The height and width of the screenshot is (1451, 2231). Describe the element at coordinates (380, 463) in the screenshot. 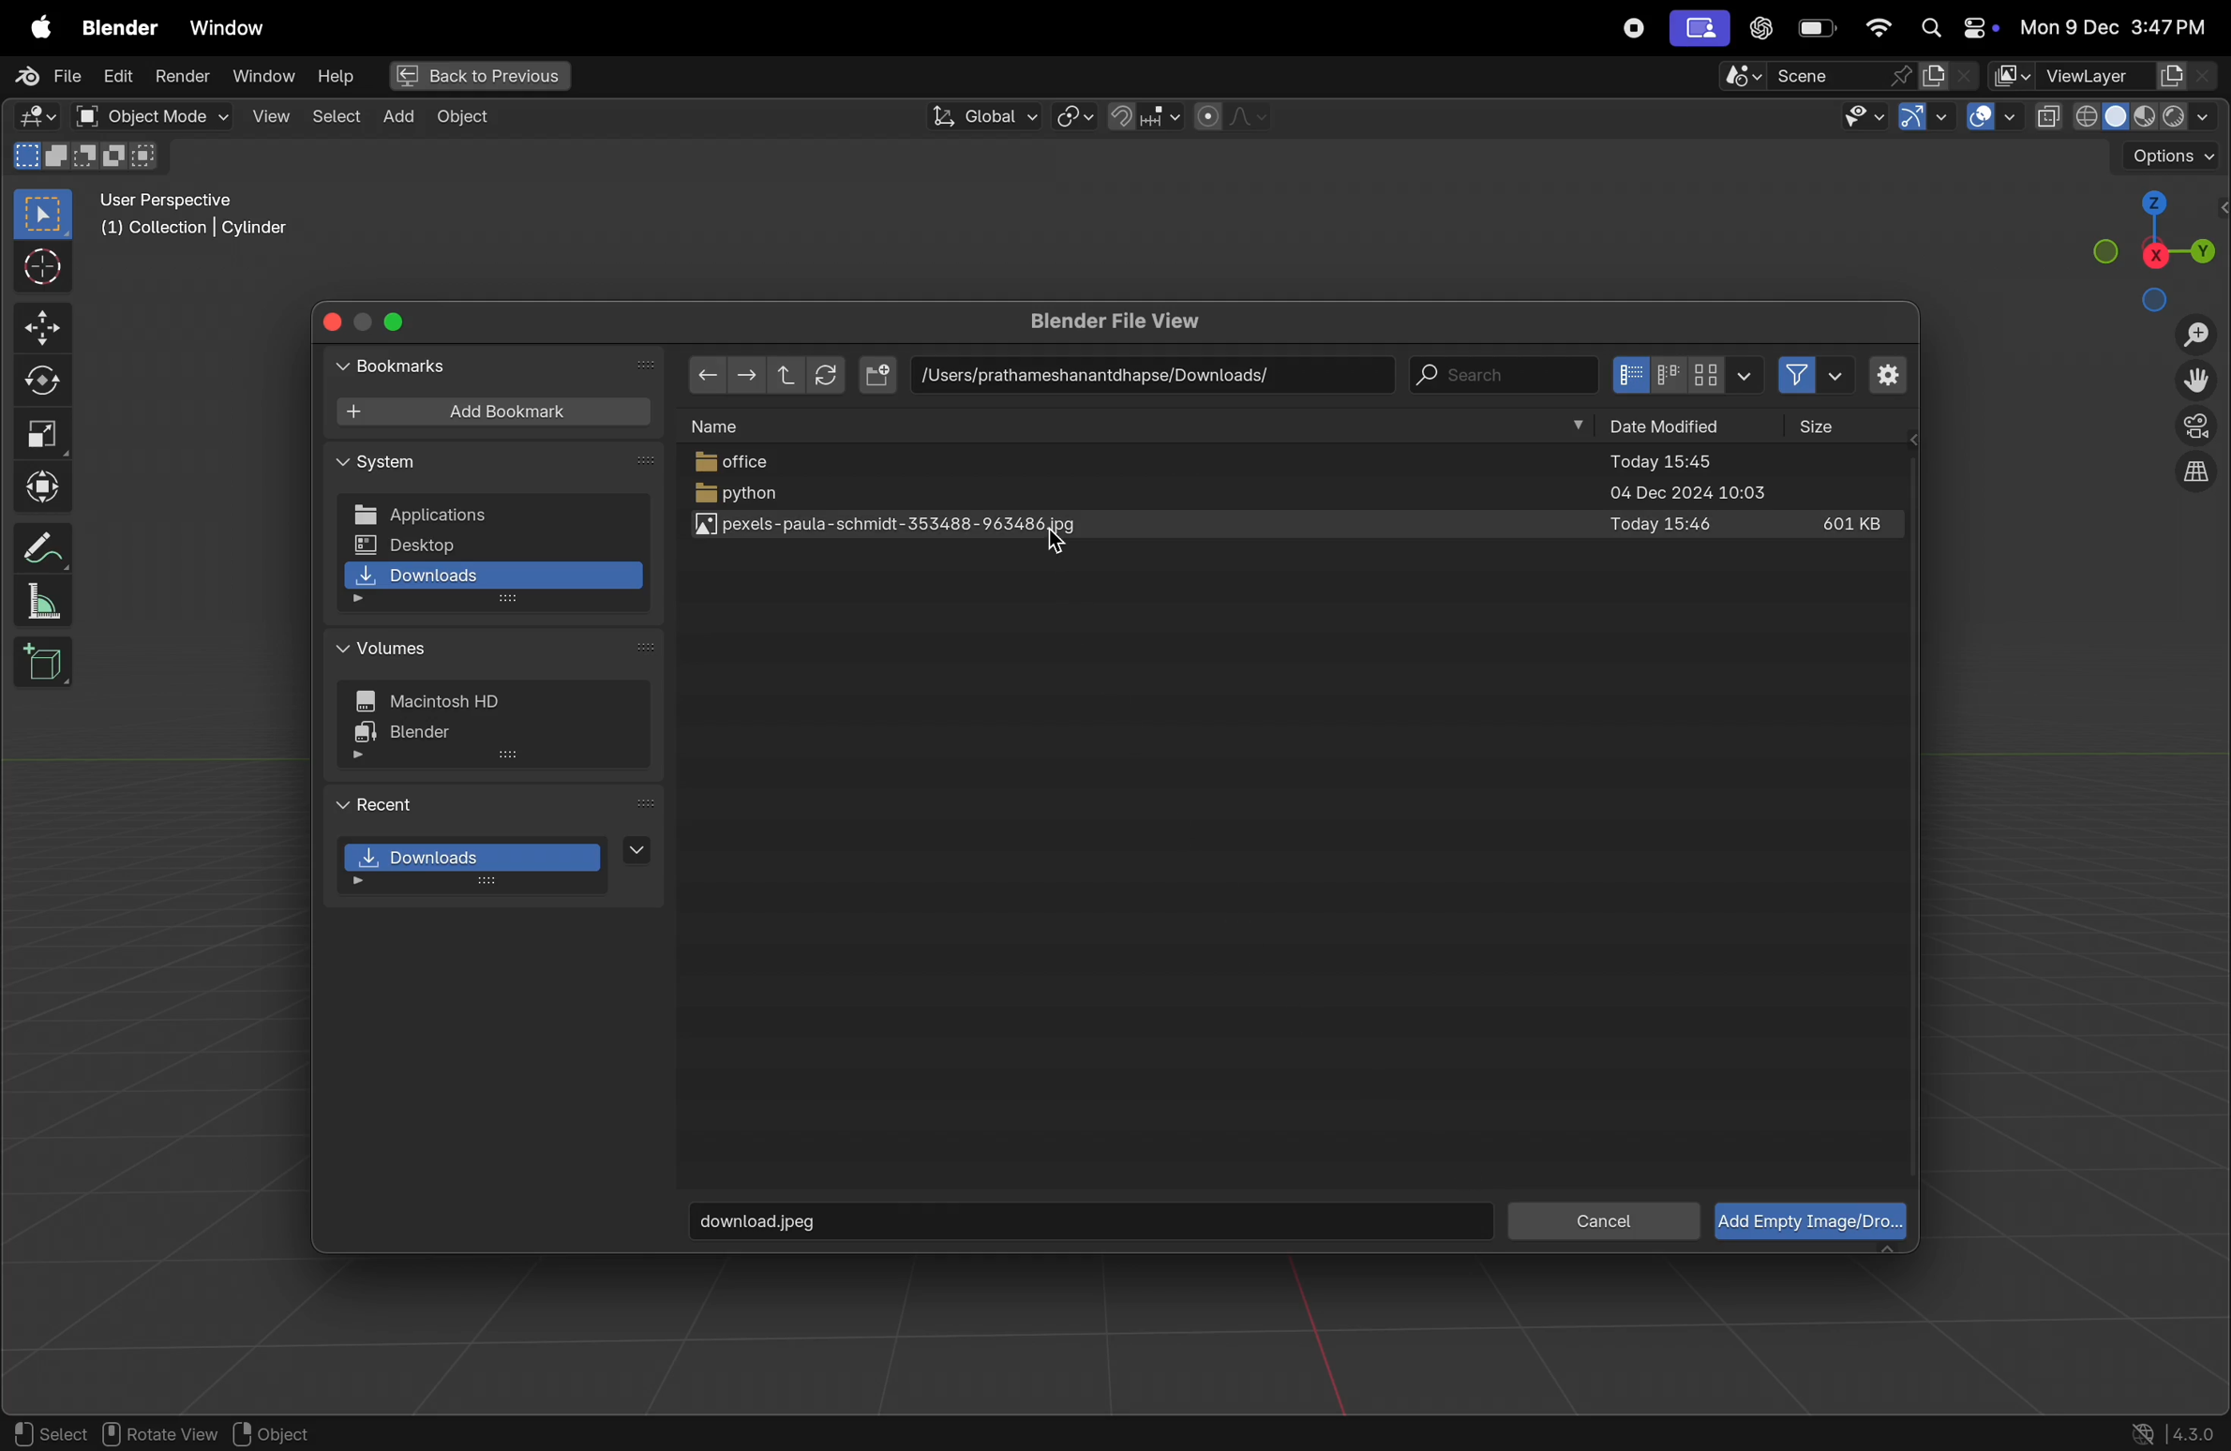

I see `system` at that location.